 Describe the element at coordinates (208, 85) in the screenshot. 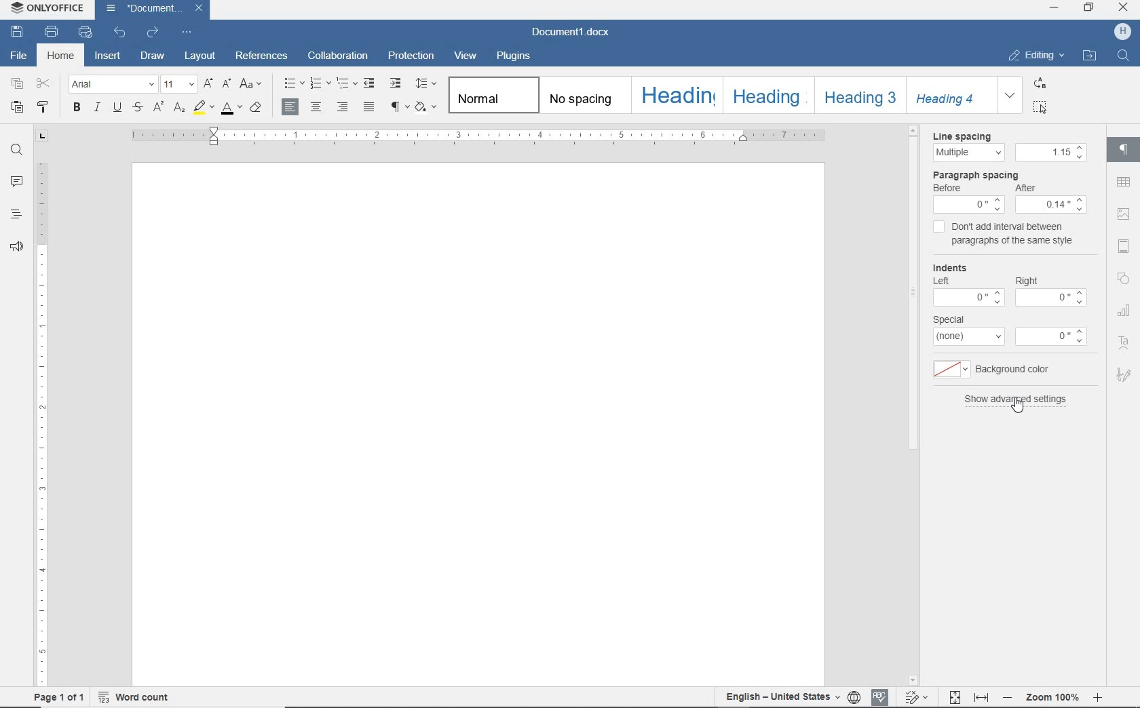

I see `increment font size` at that location.